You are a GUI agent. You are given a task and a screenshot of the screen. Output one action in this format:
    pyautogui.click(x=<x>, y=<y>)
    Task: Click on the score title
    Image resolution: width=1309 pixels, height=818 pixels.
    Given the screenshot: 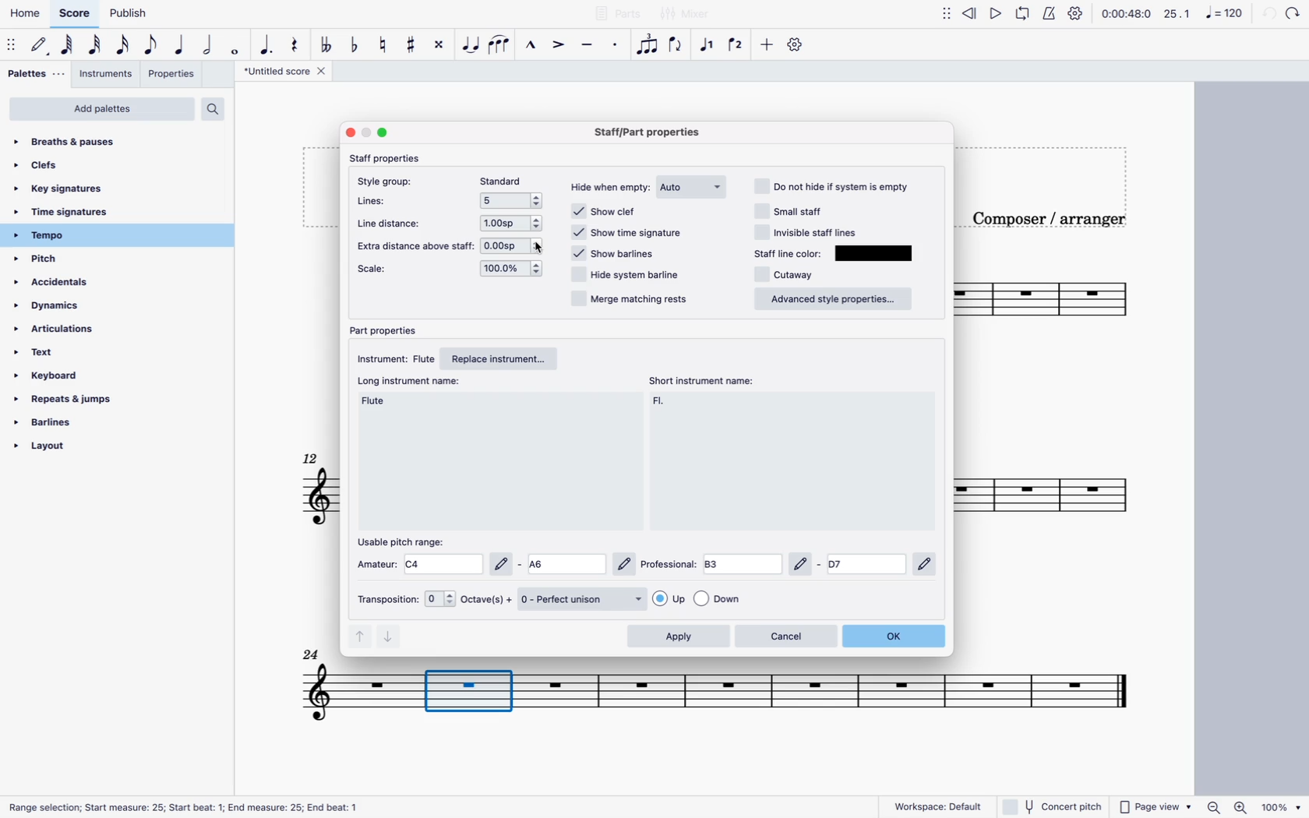 What is the action you would take?
    pyautogui.click(x=287, y=72)
    